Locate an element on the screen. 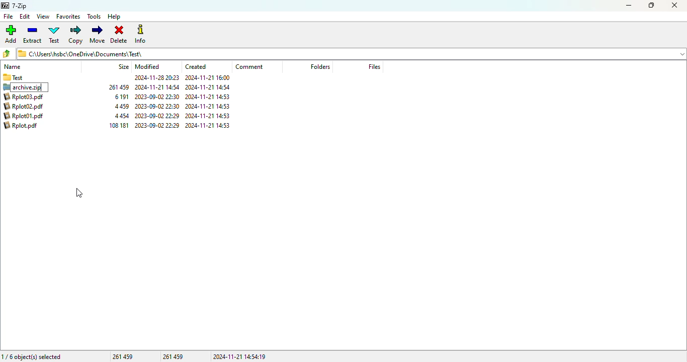 The image size is (687, 362). move is located at coordinates (98, 34).